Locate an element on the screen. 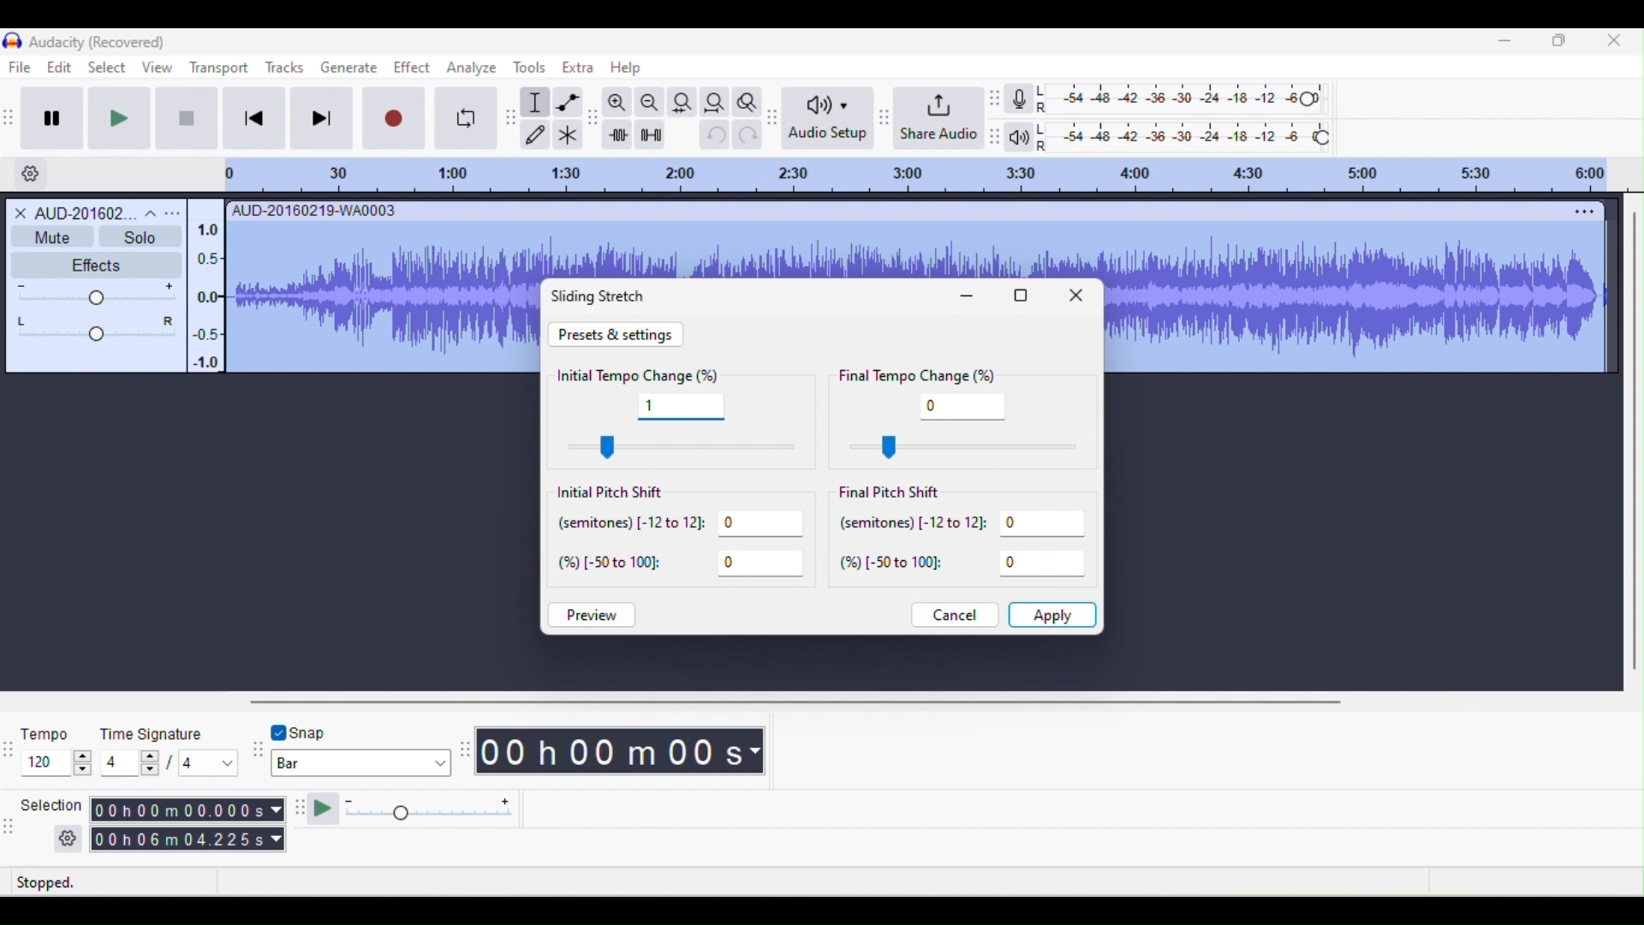 The image size is (1644, 925). Solo is located at coordinates (140, 236).